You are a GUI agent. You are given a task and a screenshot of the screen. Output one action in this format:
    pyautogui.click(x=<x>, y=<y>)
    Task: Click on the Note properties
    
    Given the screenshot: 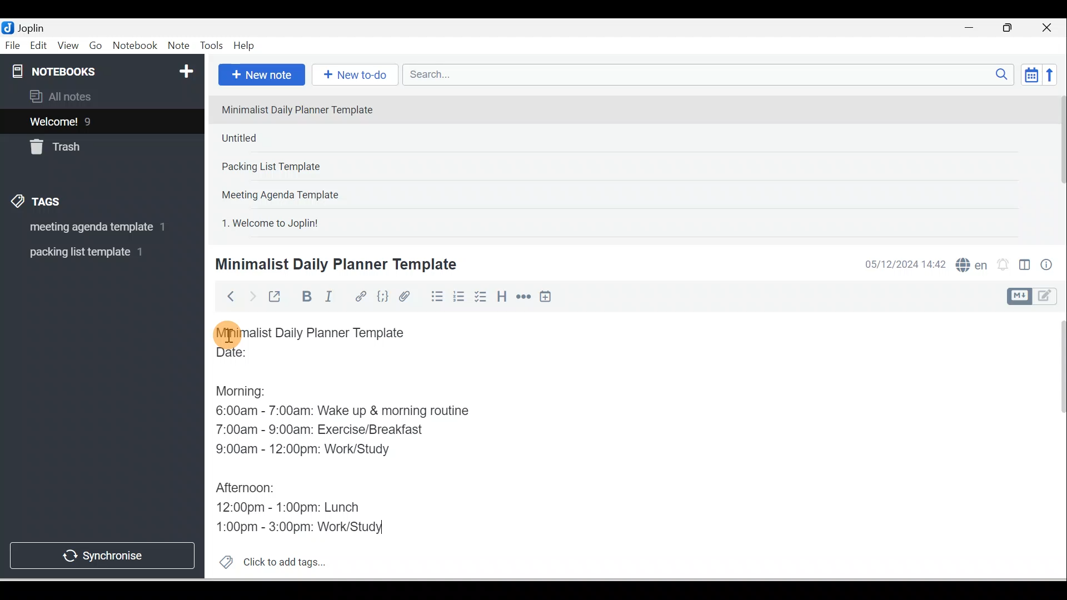 What is the action you would take?
    pyautogui.click(x=1048, y=266)
    